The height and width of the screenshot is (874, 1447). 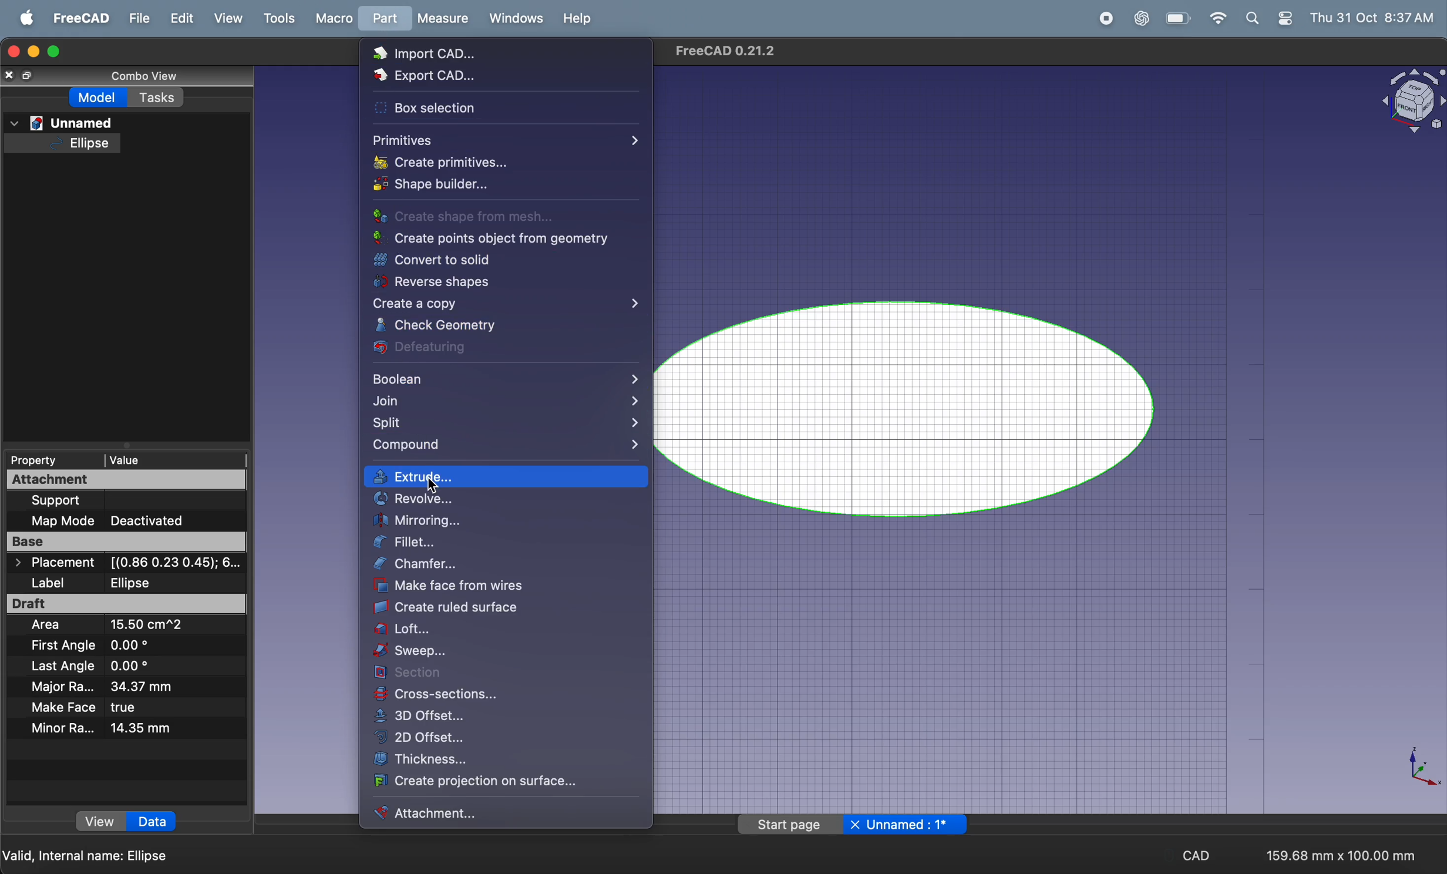 What do you see at coordinates (1216, 18) in the screenshot?
I see `wifi` at bounding box center [1216, 18].